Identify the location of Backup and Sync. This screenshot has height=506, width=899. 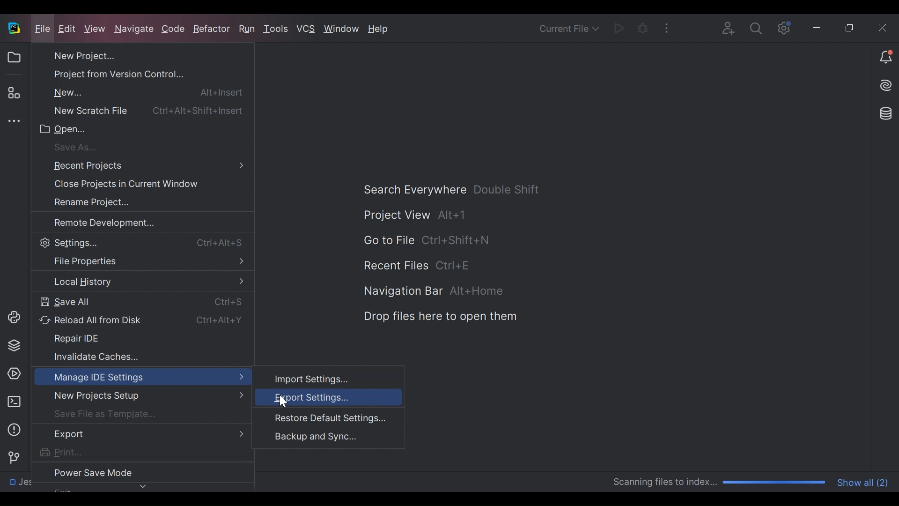
(337, 437).